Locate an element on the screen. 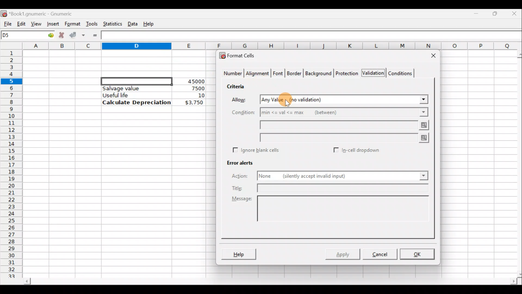  Statistics is located at coordinates (111, 23).